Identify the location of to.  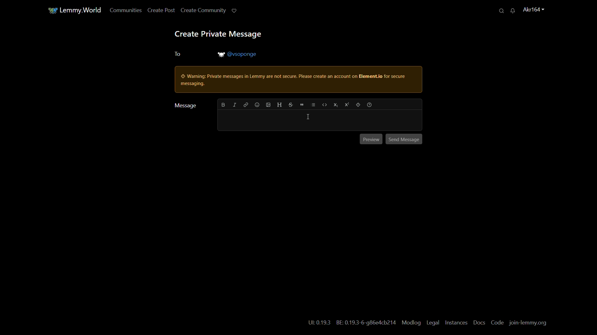
(177, 54).